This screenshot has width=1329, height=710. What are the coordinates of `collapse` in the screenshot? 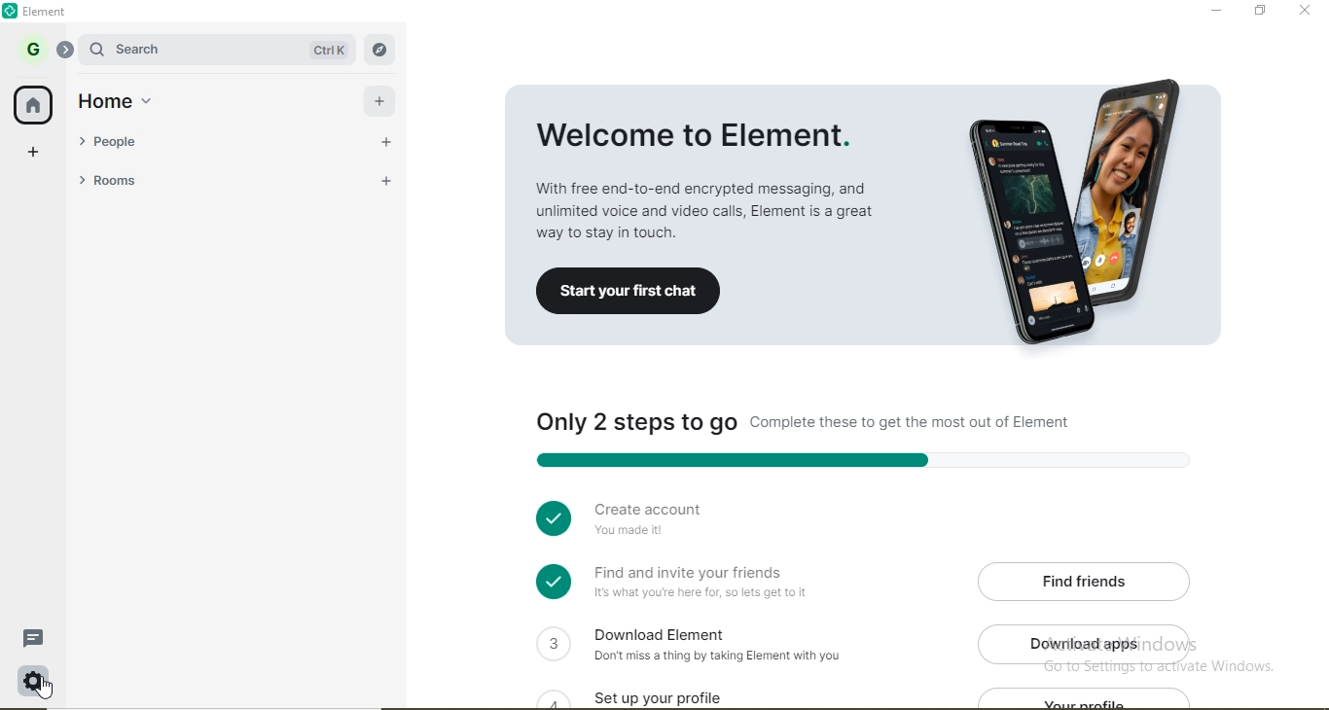 It's located at (66, 50).